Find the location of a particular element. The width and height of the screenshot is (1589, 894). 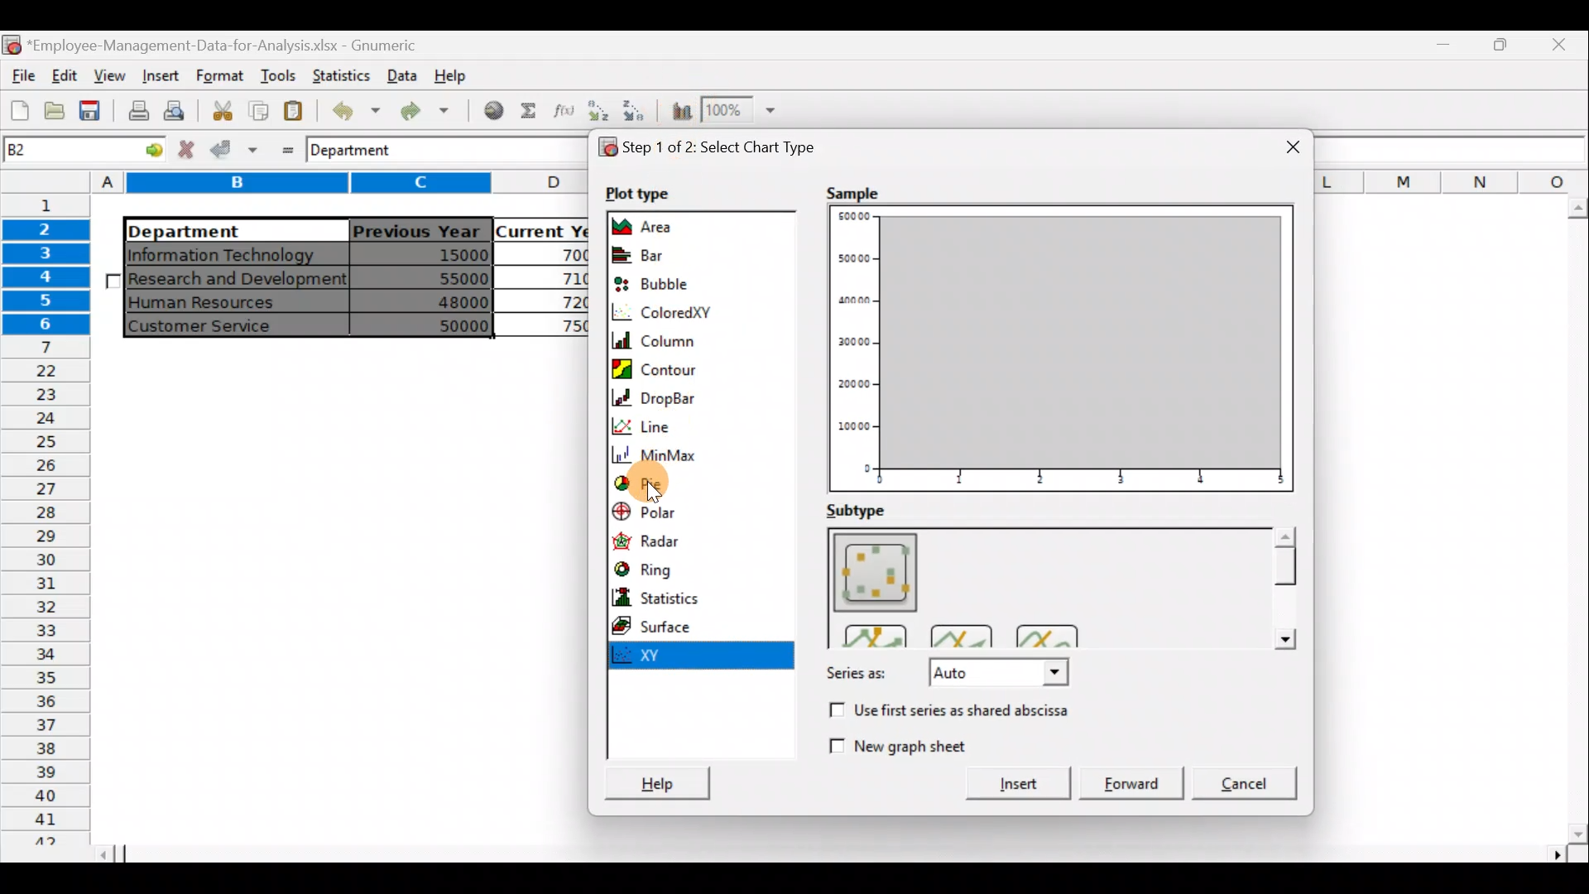

Surface is located at coordinates (665, 627).